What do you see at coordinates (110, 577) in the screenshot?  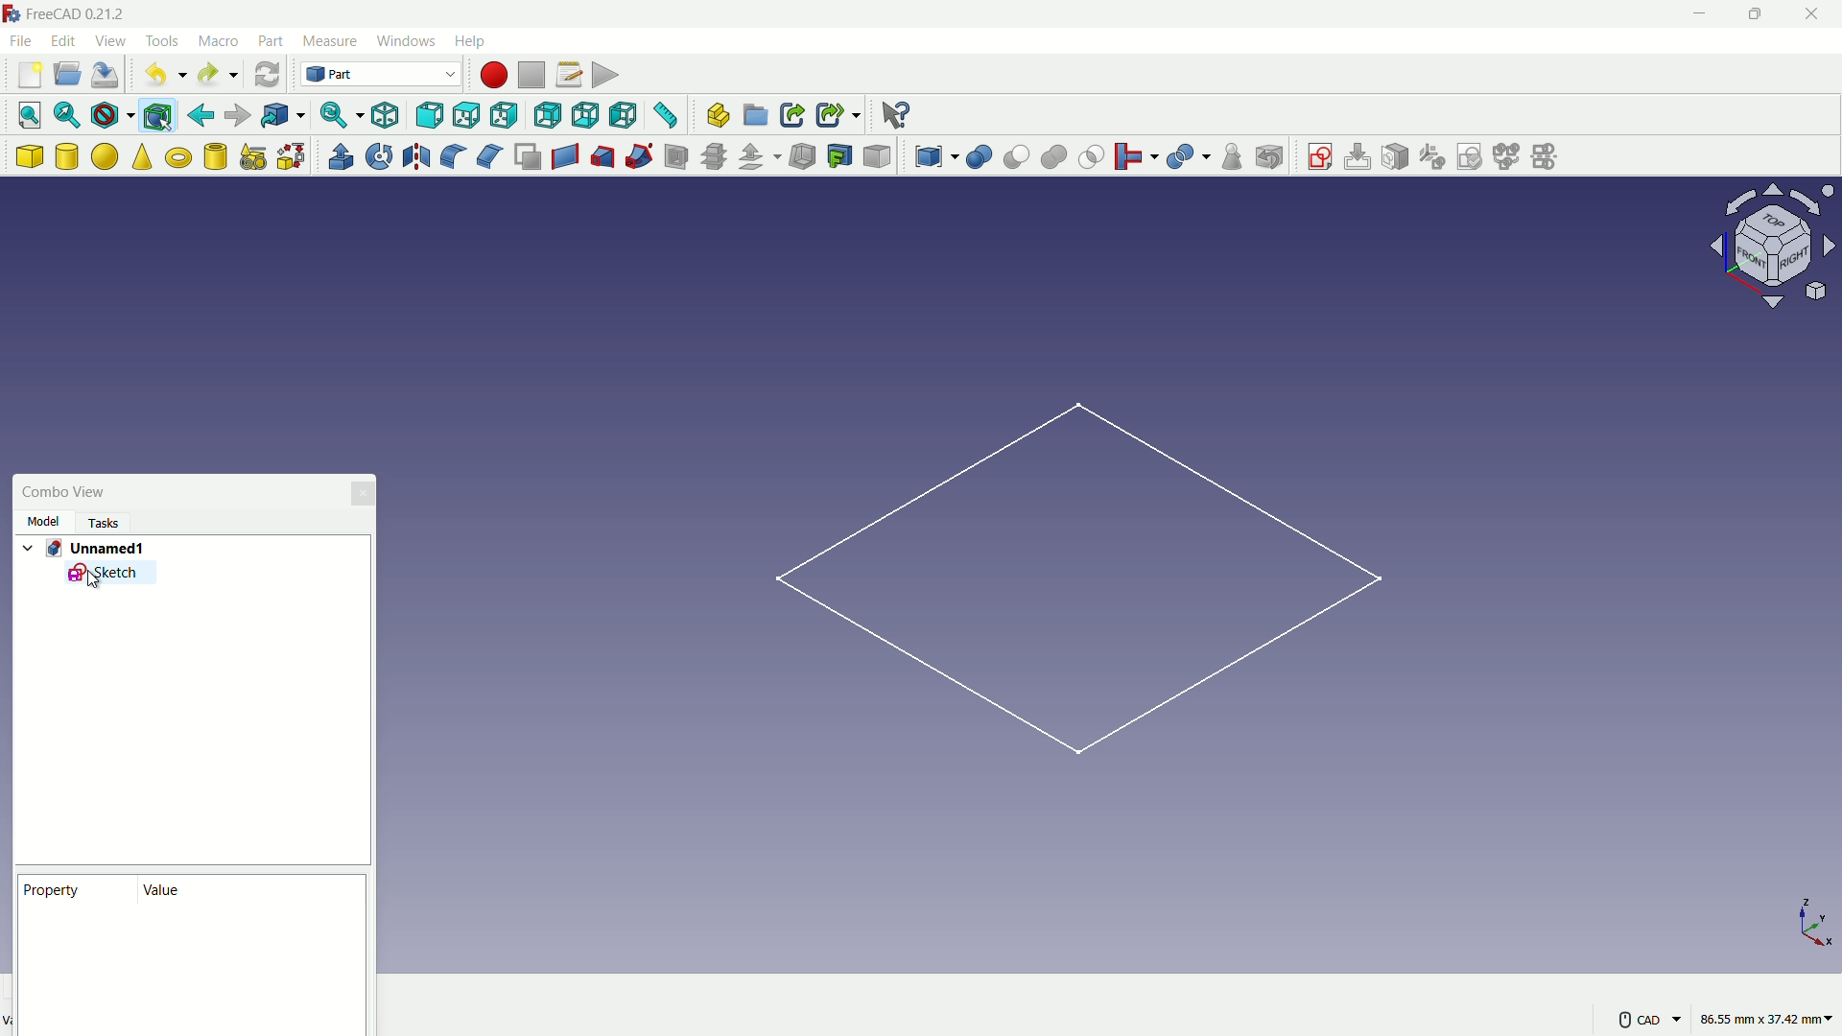 I see `sketch` at bounding box center [110, 577].